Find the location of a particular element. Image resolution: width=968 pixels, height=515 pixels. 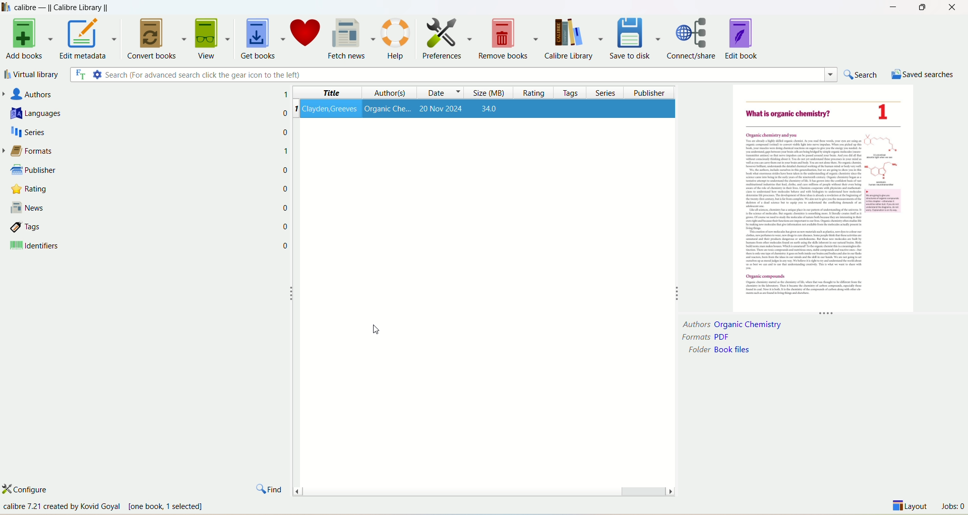

cursor is located at coordinates (376, 330).